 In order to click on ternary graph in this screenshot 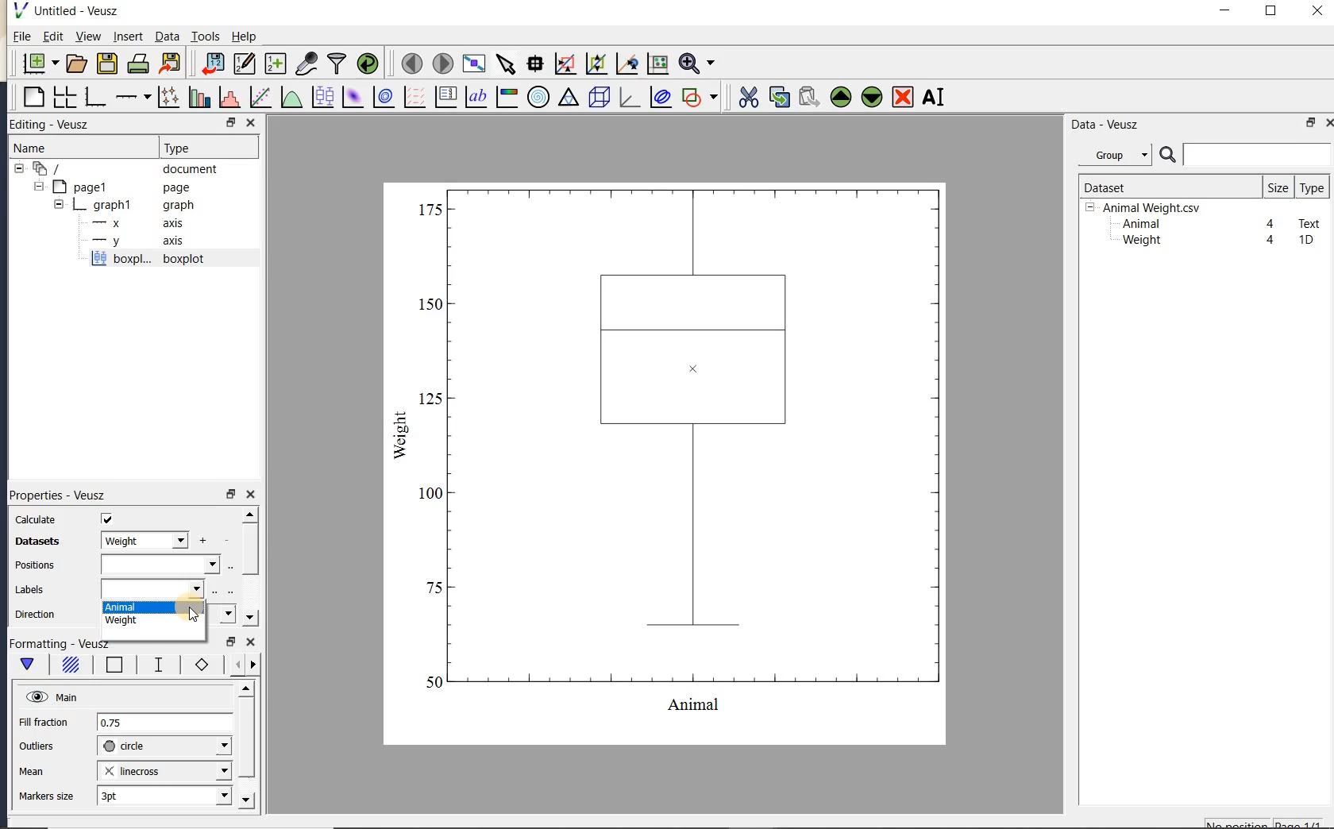, I will do `click(568, 99)`.